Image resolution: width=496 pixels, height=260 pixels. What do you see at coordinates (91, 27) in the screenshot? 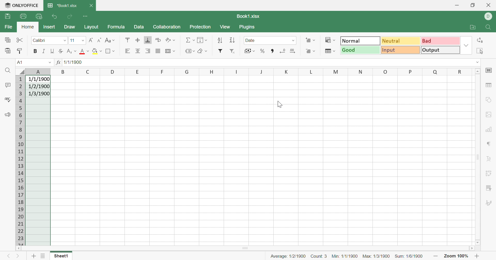
I see `Layout` at bounding box center [91, 27].